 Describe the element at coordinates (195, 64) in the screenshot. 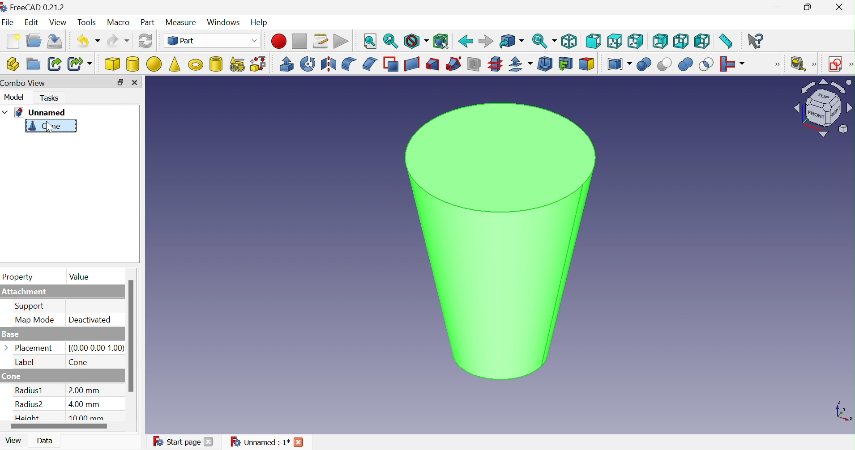

I see `Torus` at that location.